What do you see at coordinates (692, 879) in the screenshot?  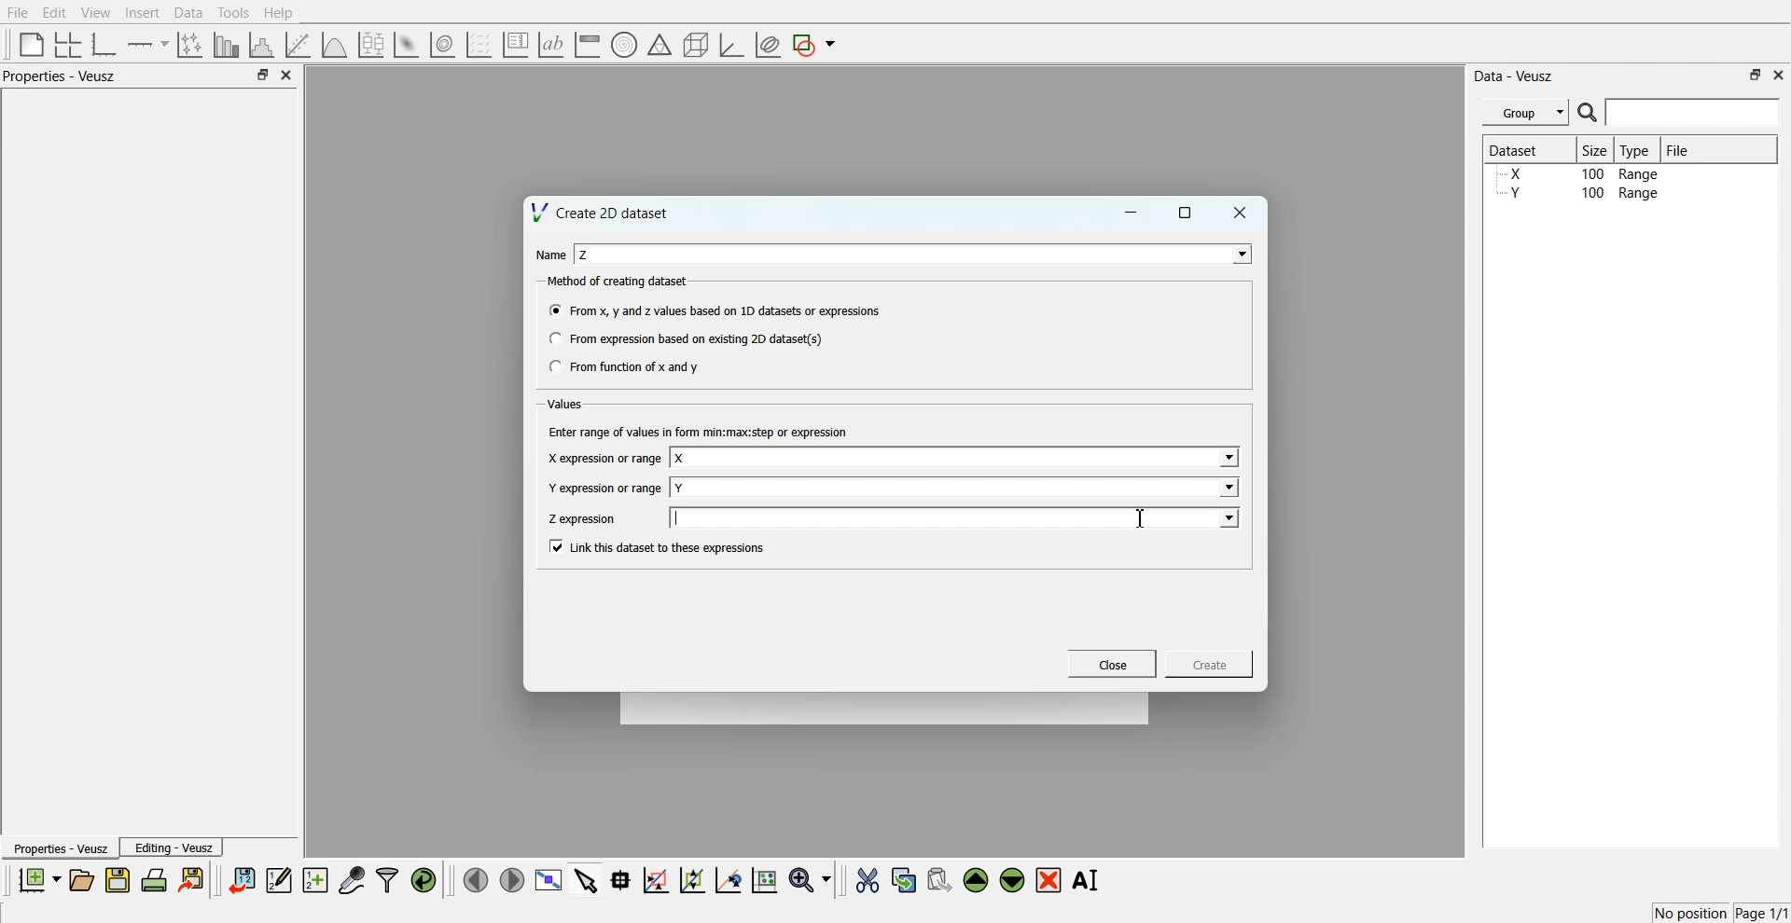 I see `Zoom out of the graph axes` at bounding box center [692, 879].